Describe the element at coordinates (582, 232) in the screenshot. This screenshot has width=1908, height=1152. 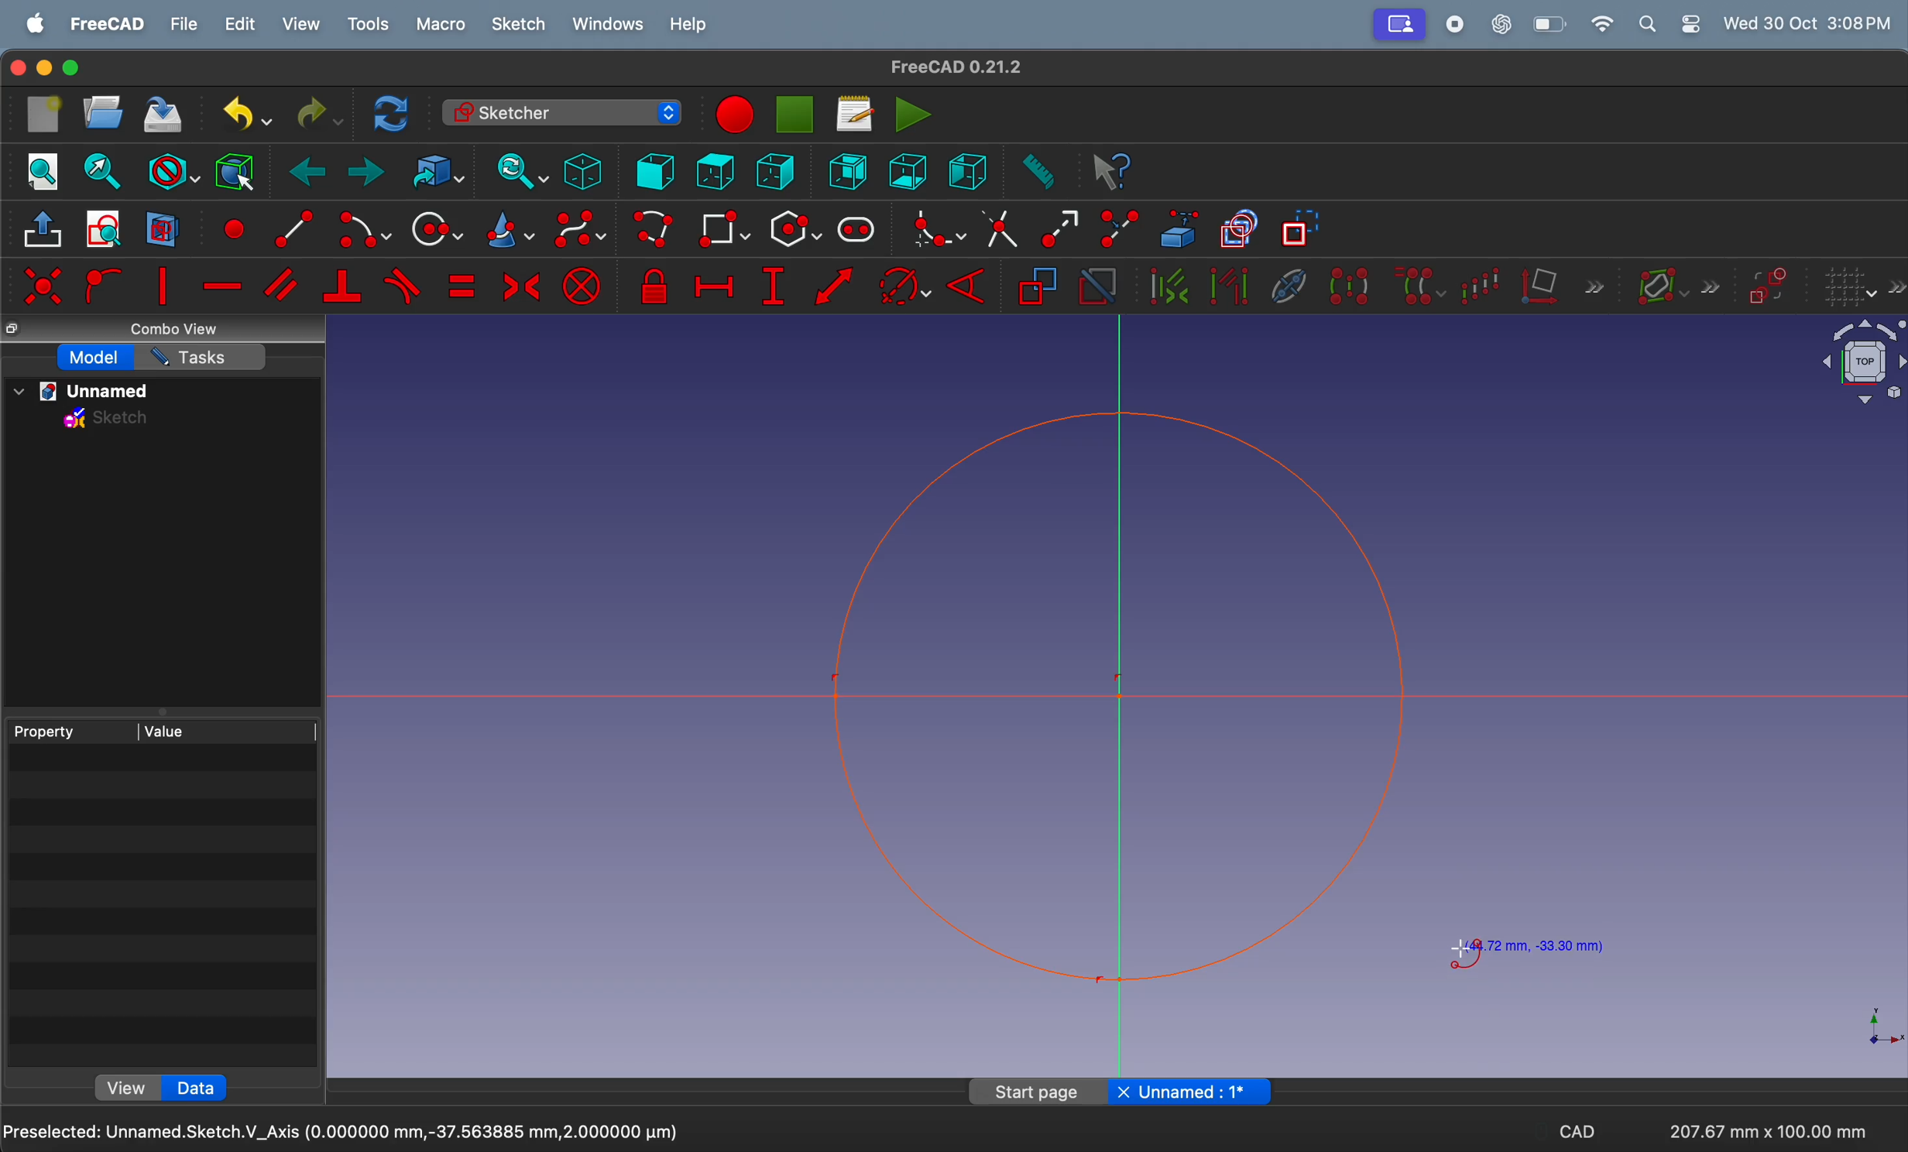
I see `create b spline` at that location.